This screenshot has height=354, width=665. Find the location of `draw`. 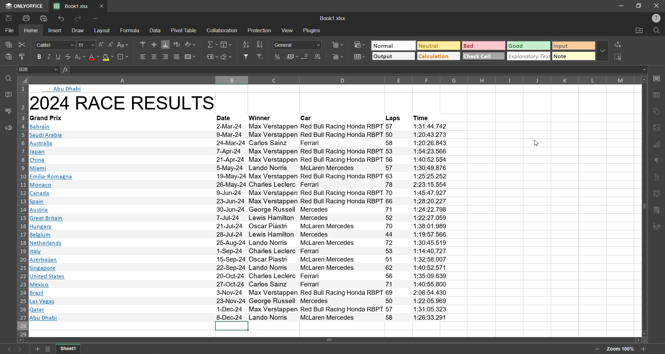

draw is located at coordinates (80, 32).